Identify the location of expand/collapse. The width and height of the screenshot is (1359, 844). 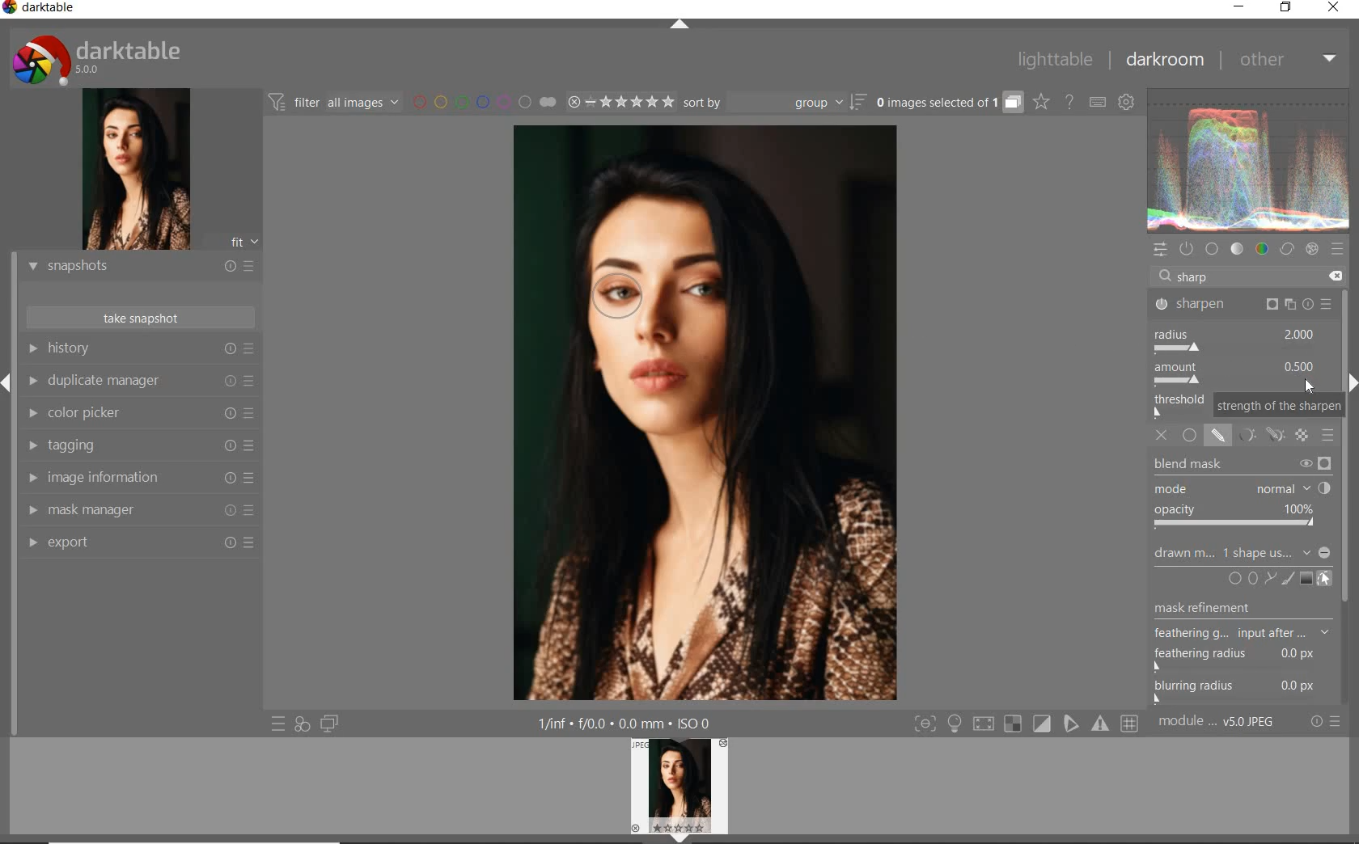
(681, 25).